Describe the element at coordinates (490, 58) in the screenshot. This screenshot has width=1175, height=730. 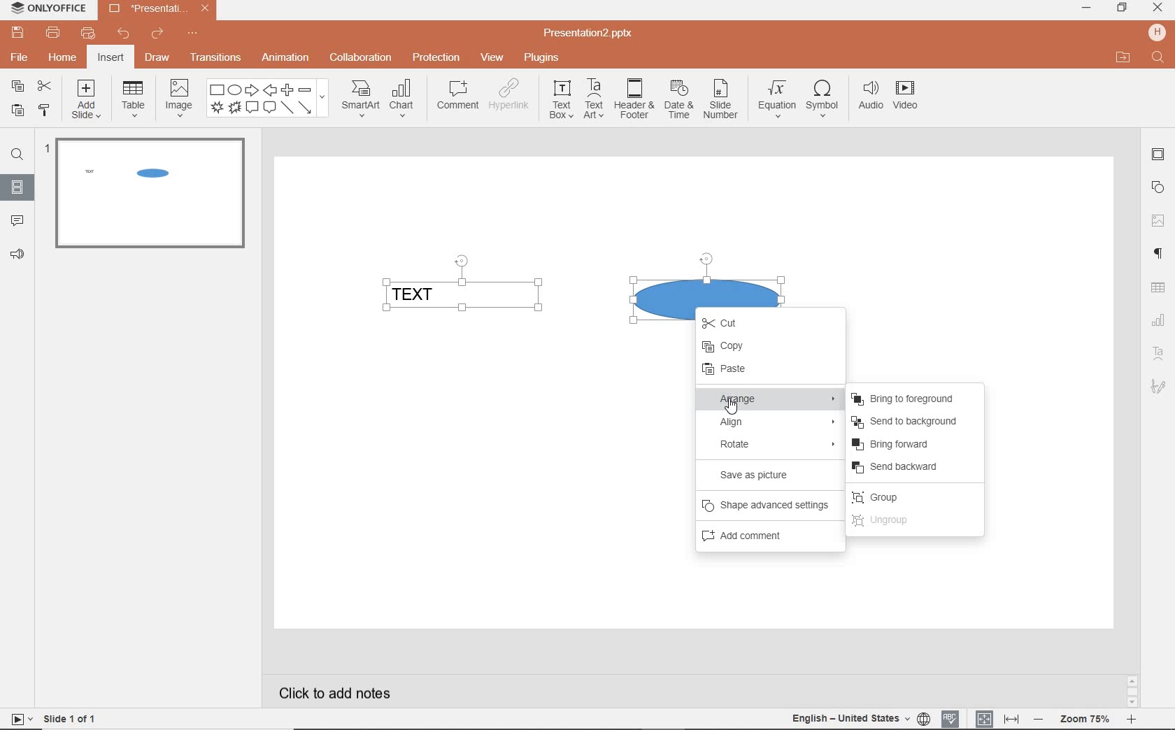
I see `view` at that location.